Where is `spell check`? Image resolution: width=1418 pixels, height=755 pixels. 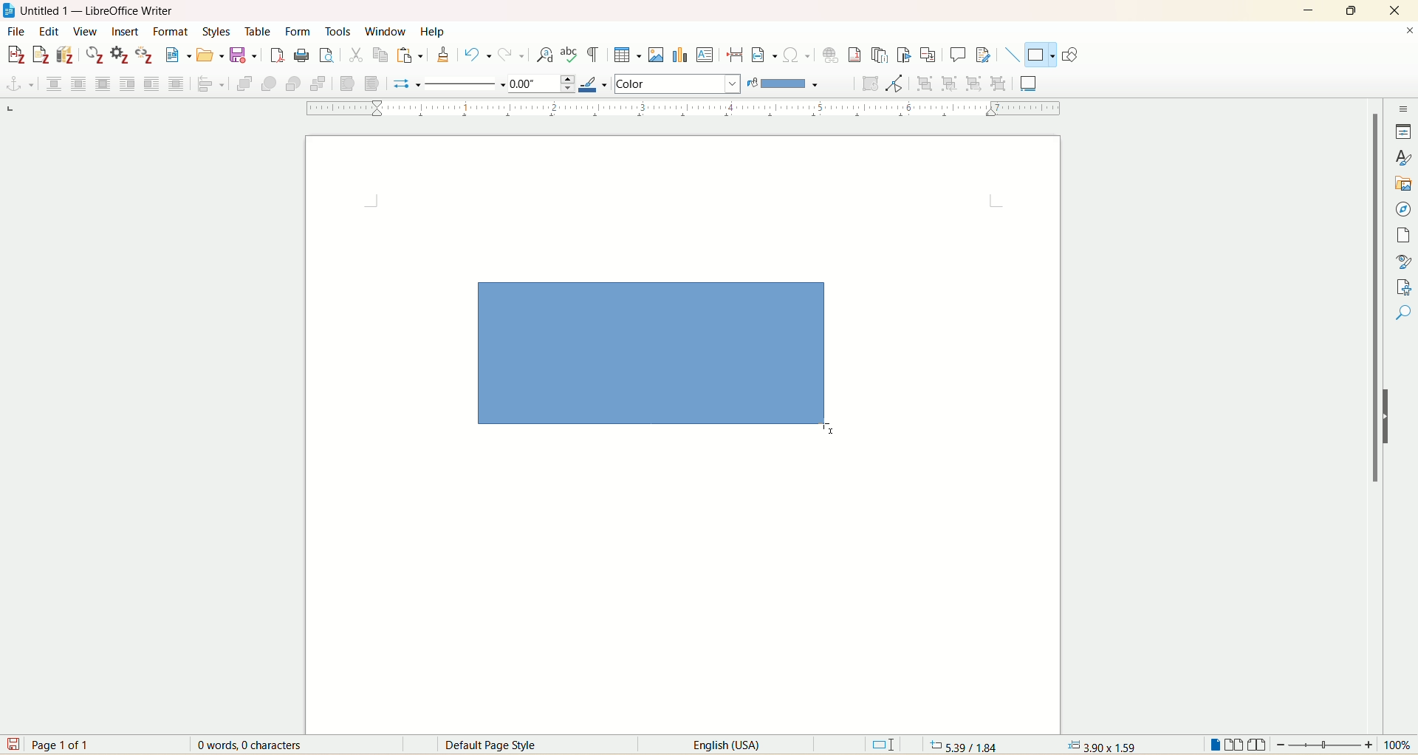
spell check is located at coordinates (570, 55).